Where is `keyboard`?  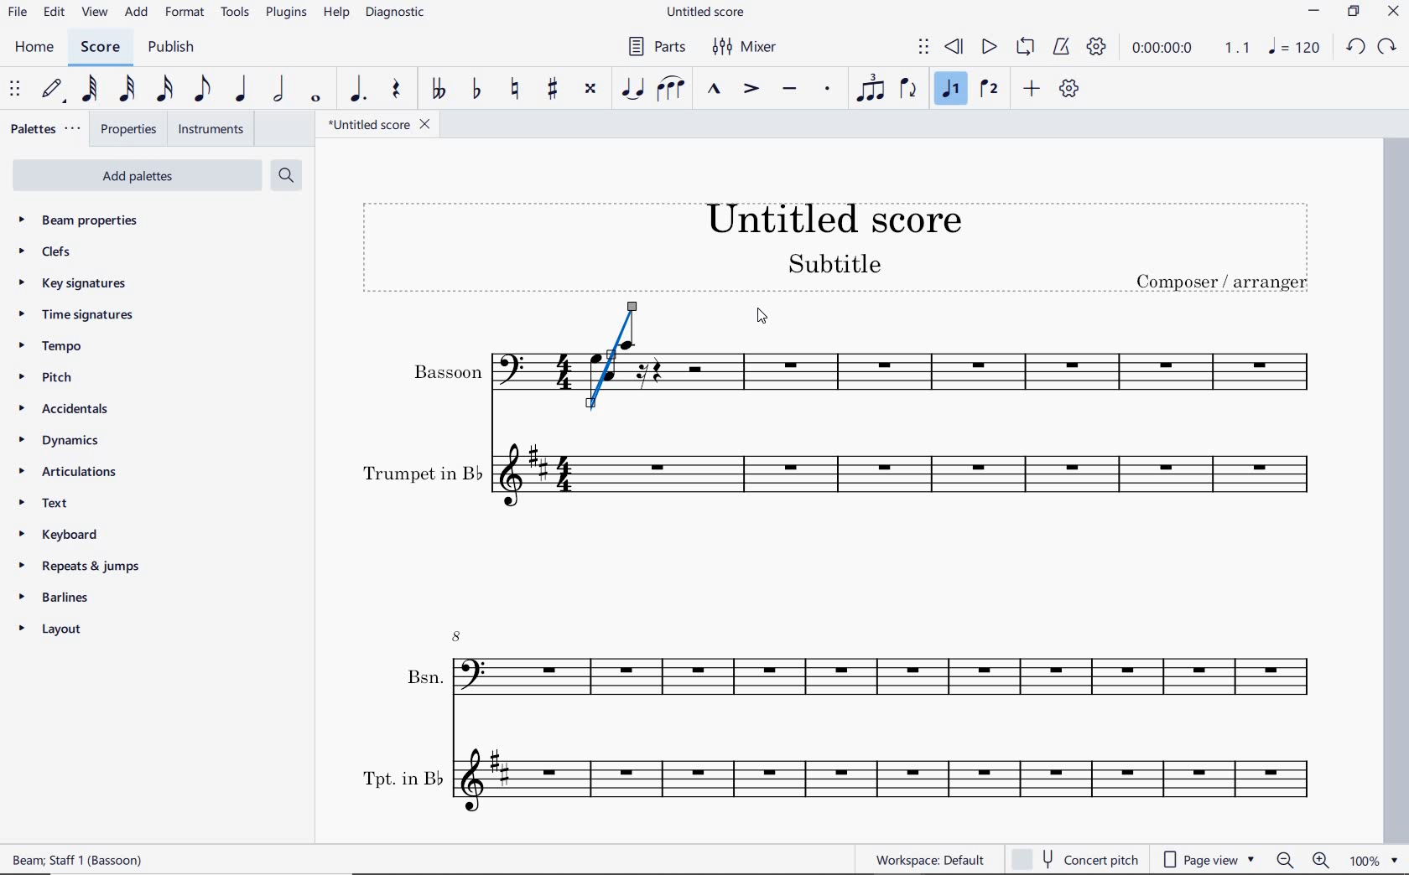 keyboard is located at coordinates (62, 533).